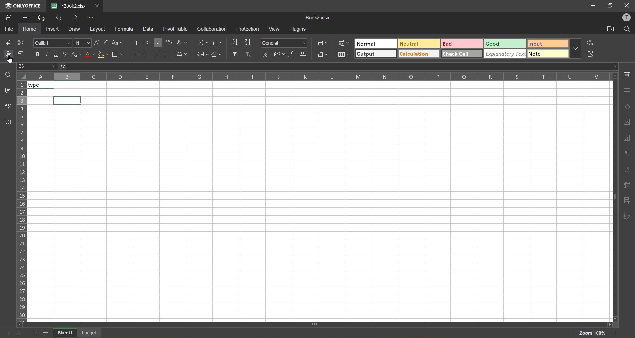  Describe the element at coordinates (8, 91) in the screenshot. I see `comments` at that location.